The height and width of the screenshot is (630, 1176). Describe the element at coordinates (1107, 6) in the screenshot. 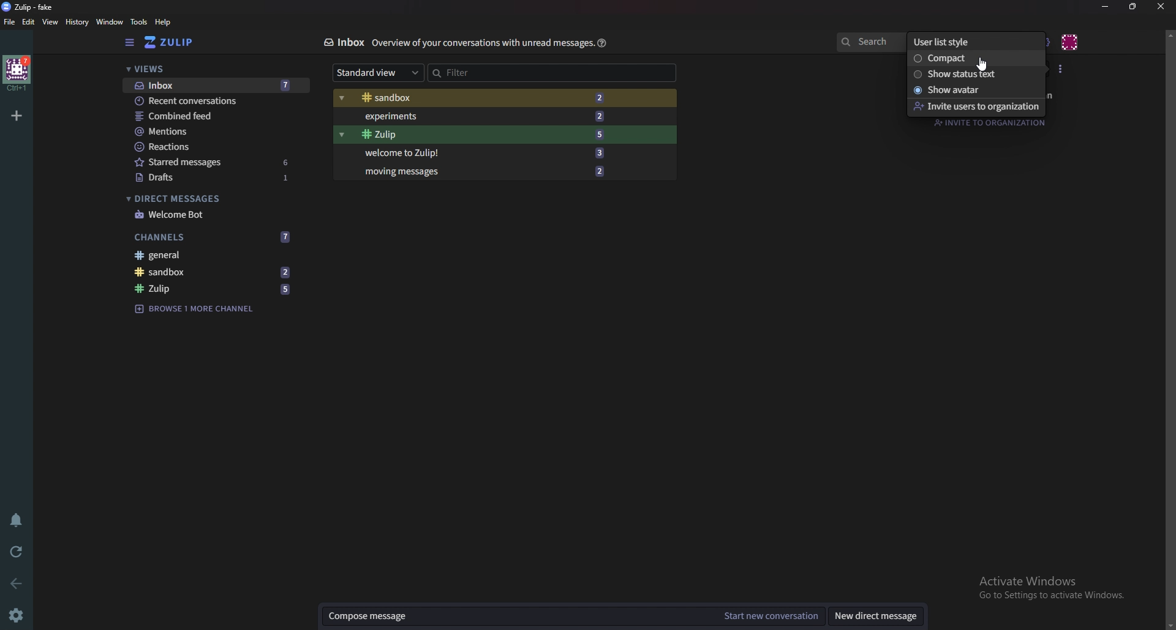

I see `Minimize` at that location.